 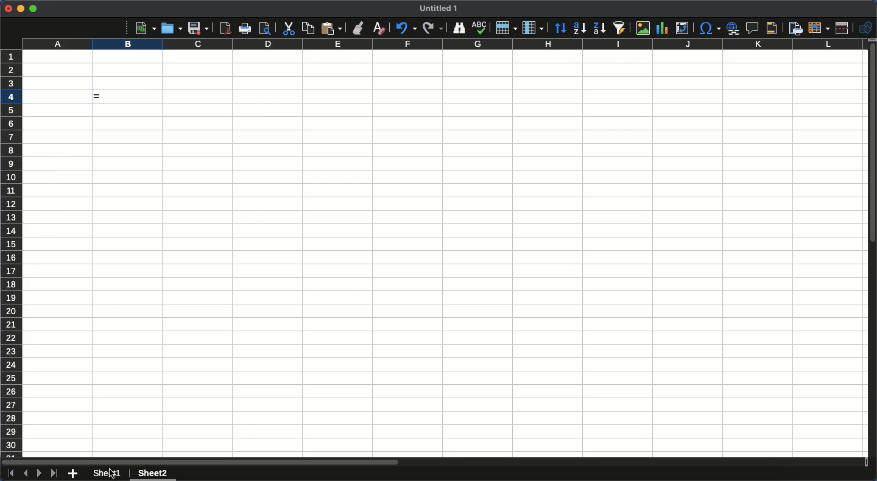 I want to click on Chart, so click(x=661, y=29).